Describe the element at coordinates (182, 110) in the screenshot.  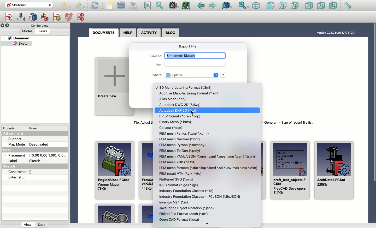
I see `Autodesk DXF` at that location.